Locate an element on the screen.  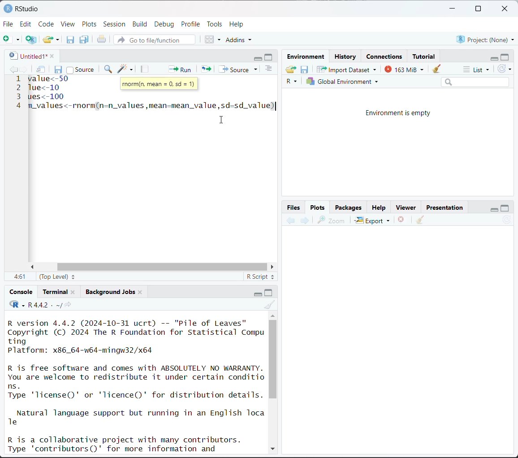
Global environment is located at coordinates (343, 82).